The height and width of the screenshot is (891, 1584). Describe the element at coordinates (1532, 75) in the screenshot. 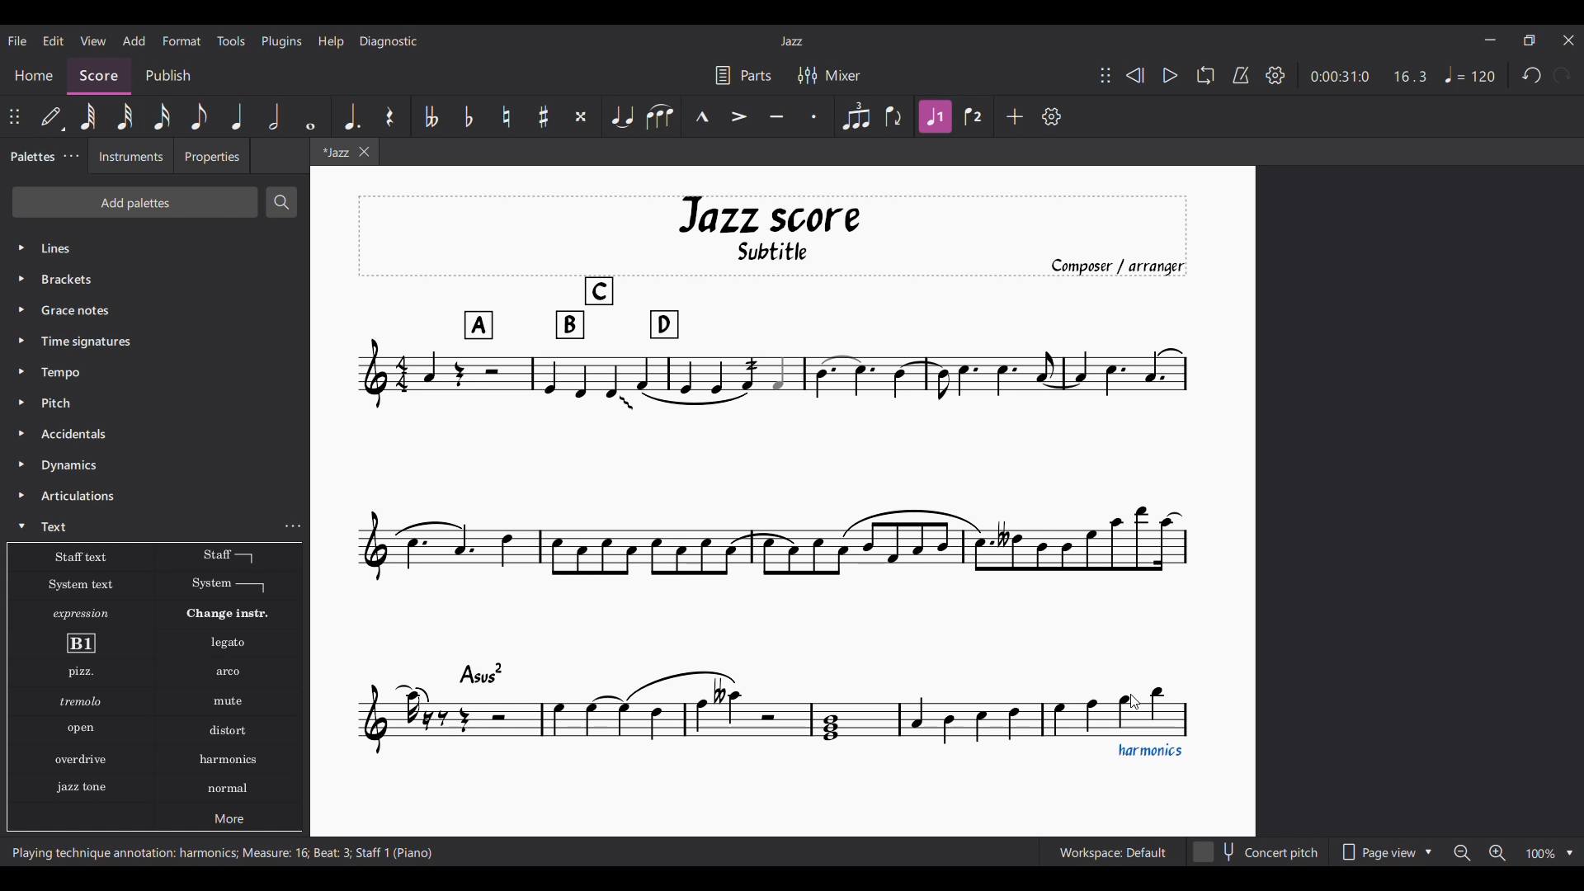

I see `Undo` at that location.